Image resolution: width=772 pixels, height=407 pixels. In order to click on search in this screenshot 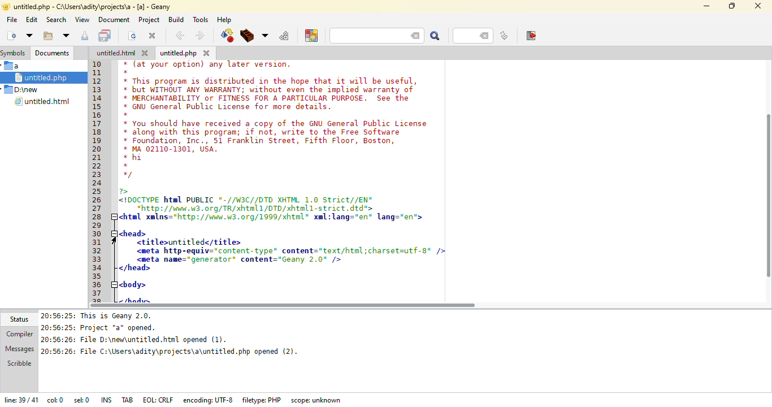, I will do `click(365, 36)`.